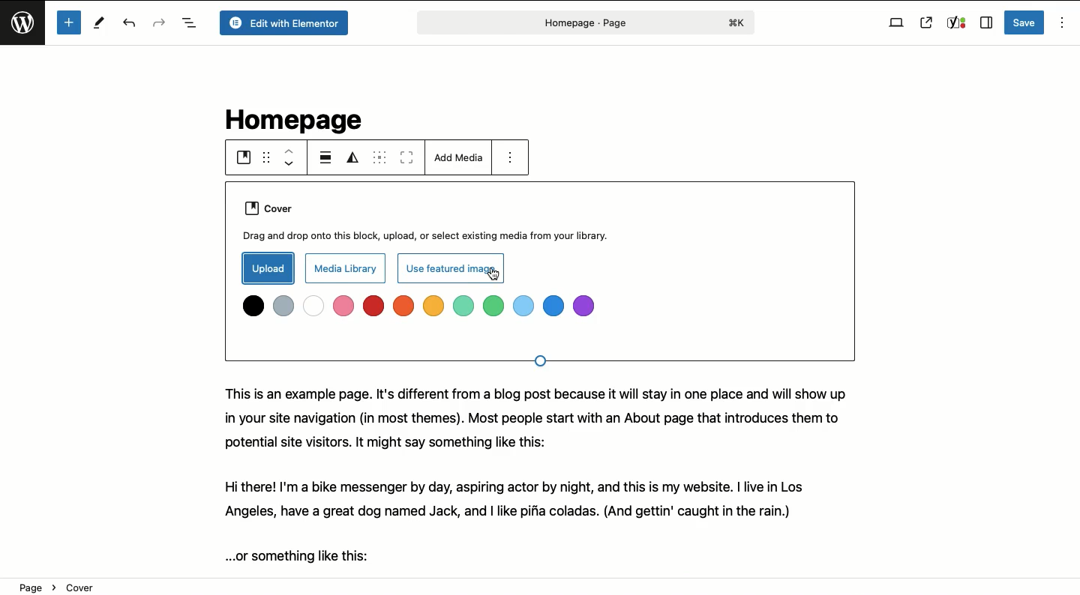 The height and width of the screenshot is (595, 1080). What do you see at coordinates (189, 24) in the screenshot?
I see `Document overview` at bounding box center [189, 24].